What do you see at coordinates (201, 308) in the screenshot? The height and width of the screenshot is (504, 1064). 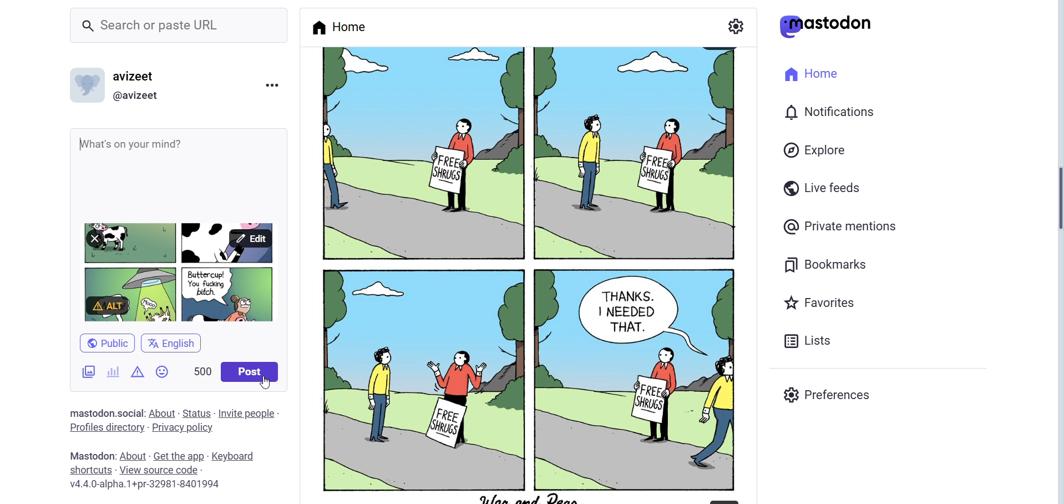 I see `Image to be posted` at bounding box center [201, 308].